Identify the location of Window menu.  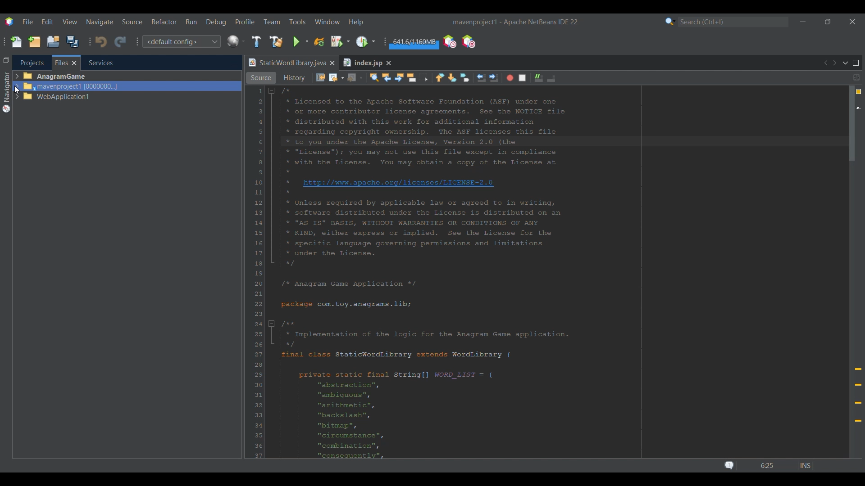
(328, 22).